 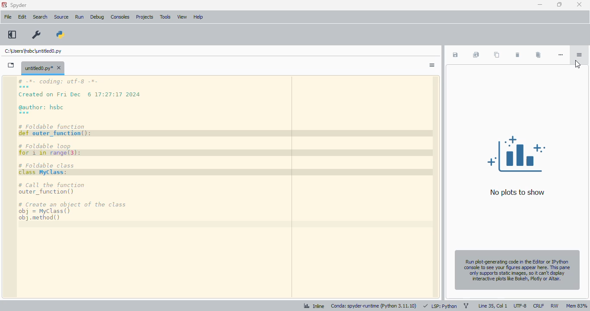 What do you see at coordinates (561, 55) in the screenshot?
I see `more` at bounding box center [561, 55].